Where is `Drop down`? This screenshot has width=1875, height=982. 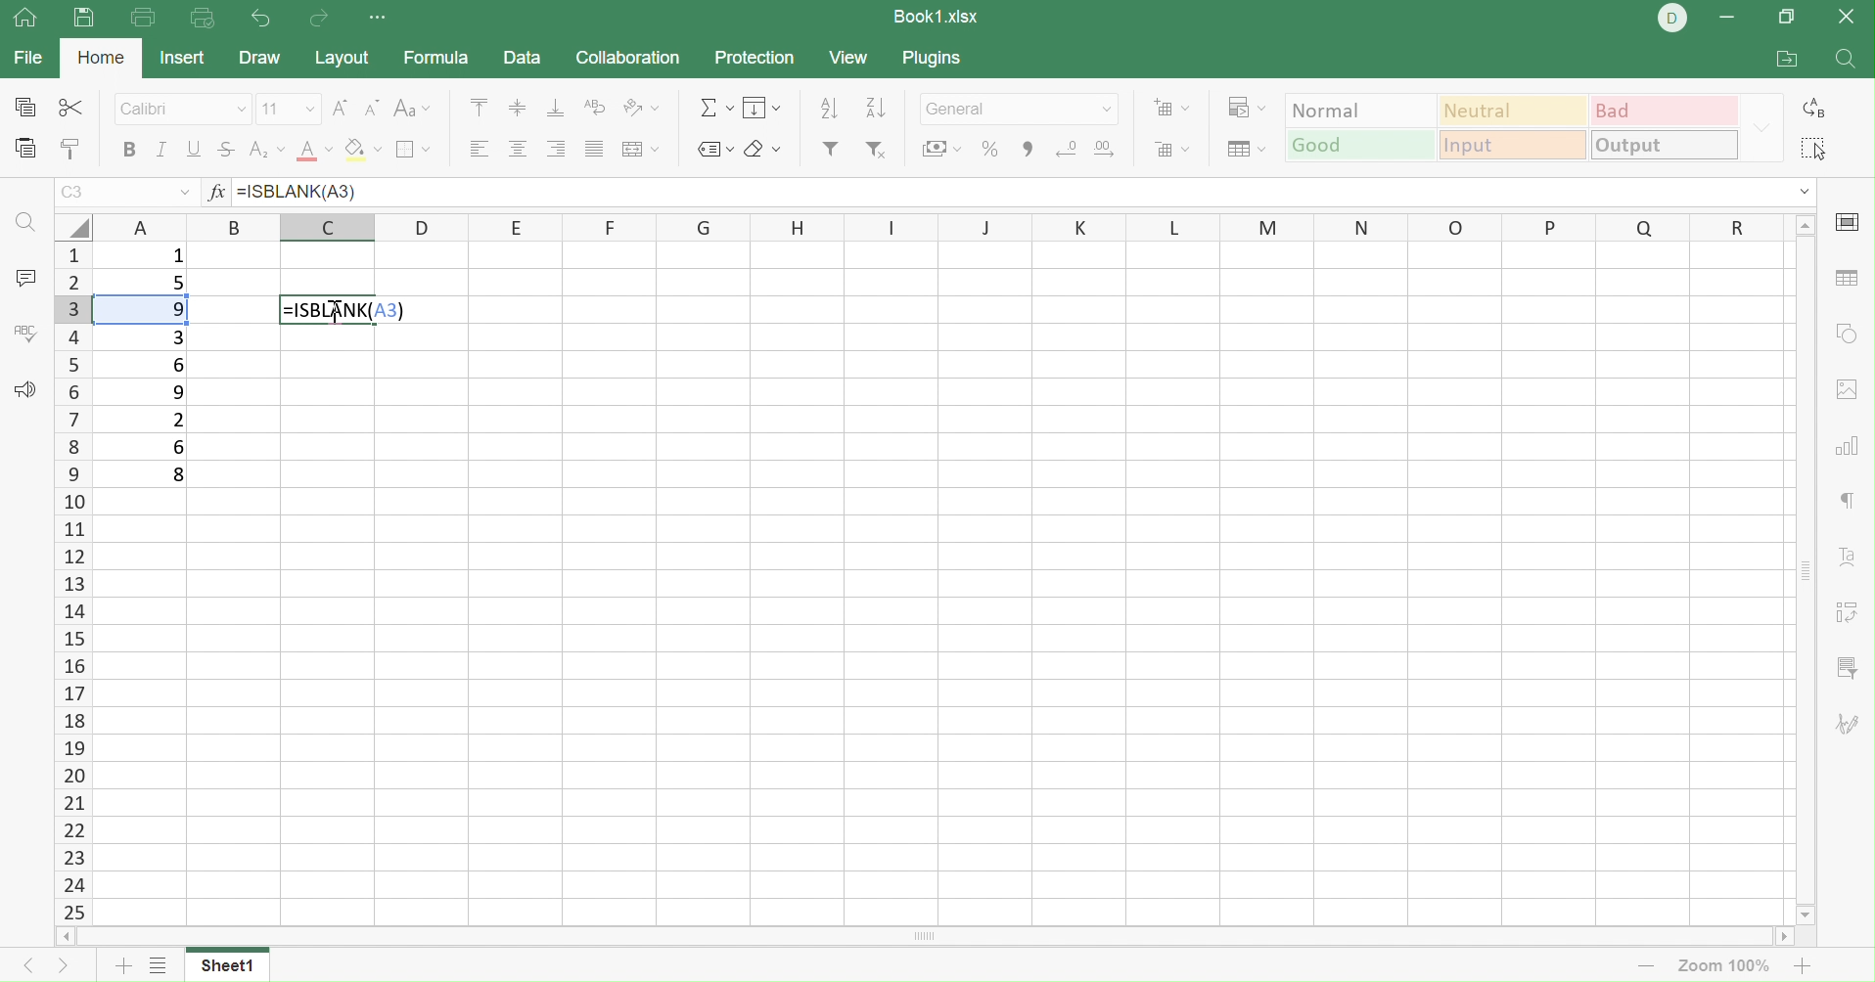 Drop down is located at coordinates (1766, 129).